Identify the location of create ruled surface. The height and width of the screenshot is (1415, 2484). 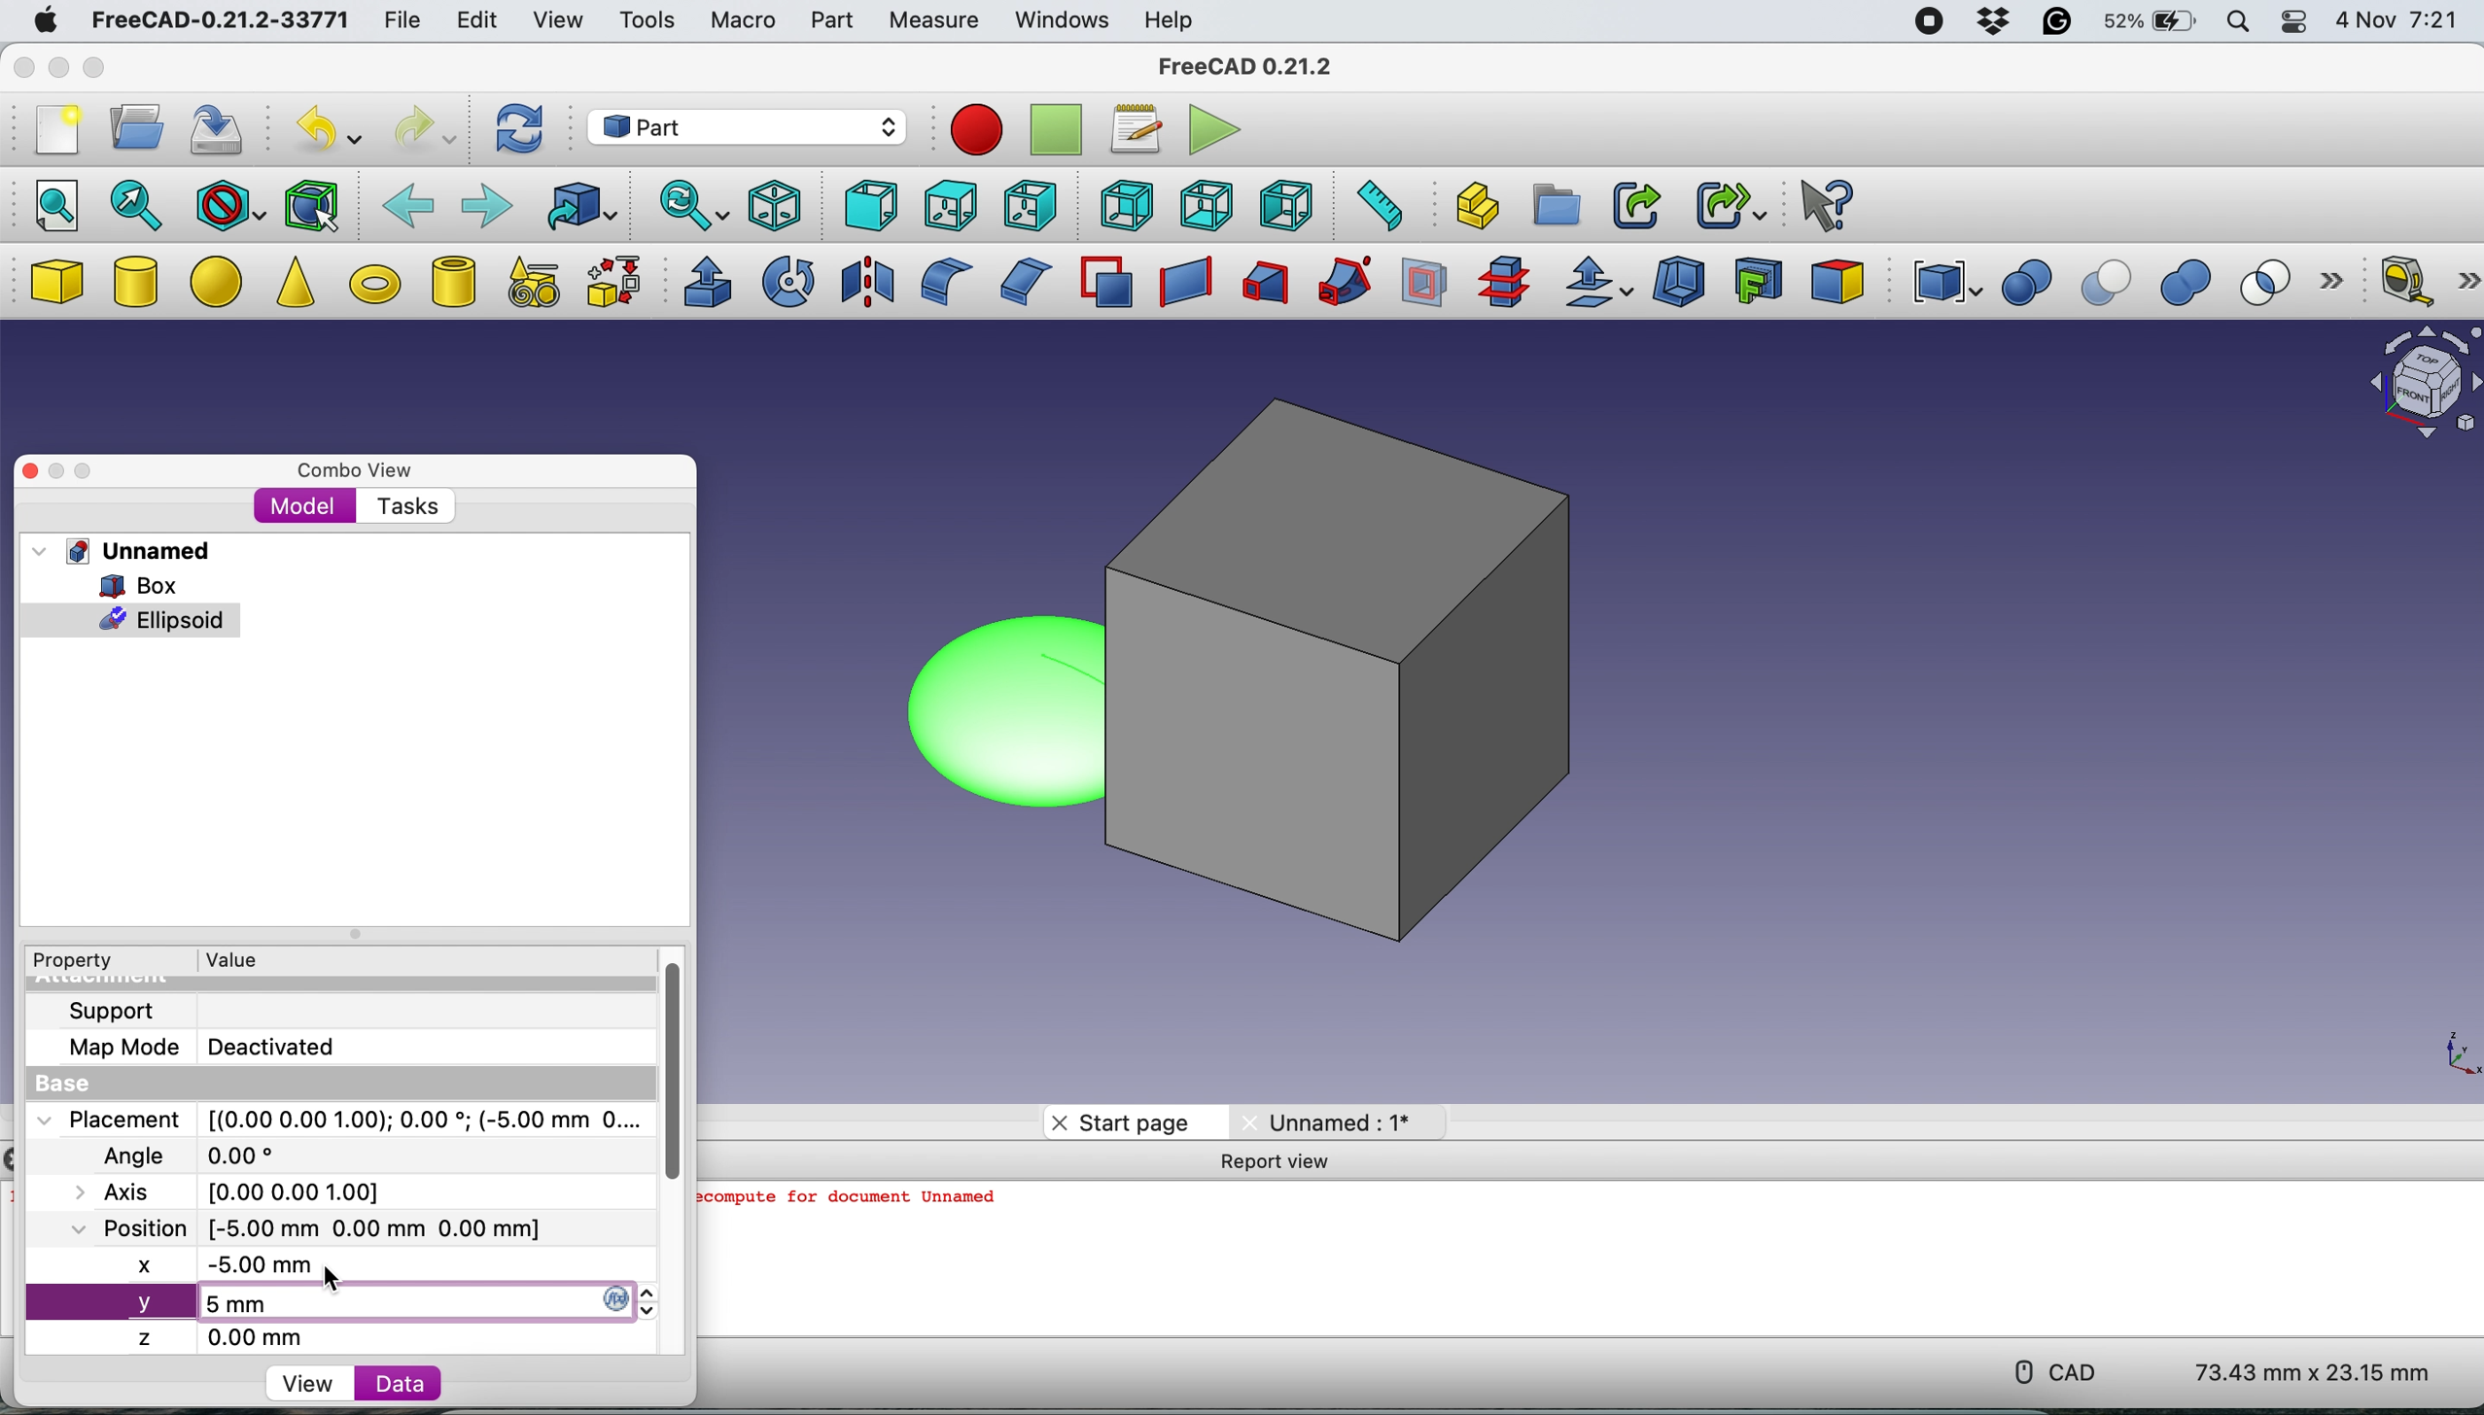
(1180, 283).